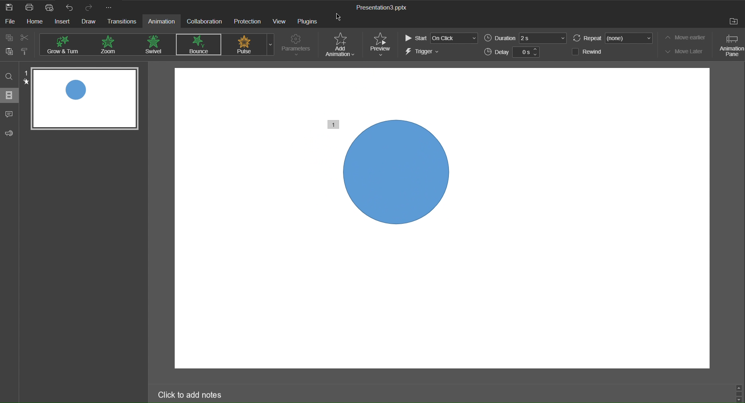 The width and height of the screenshot is (745, 403). What do you see at coordinates (499, 38) in the screenshot?
I see `Duration:` at bounding box center [499, 38].